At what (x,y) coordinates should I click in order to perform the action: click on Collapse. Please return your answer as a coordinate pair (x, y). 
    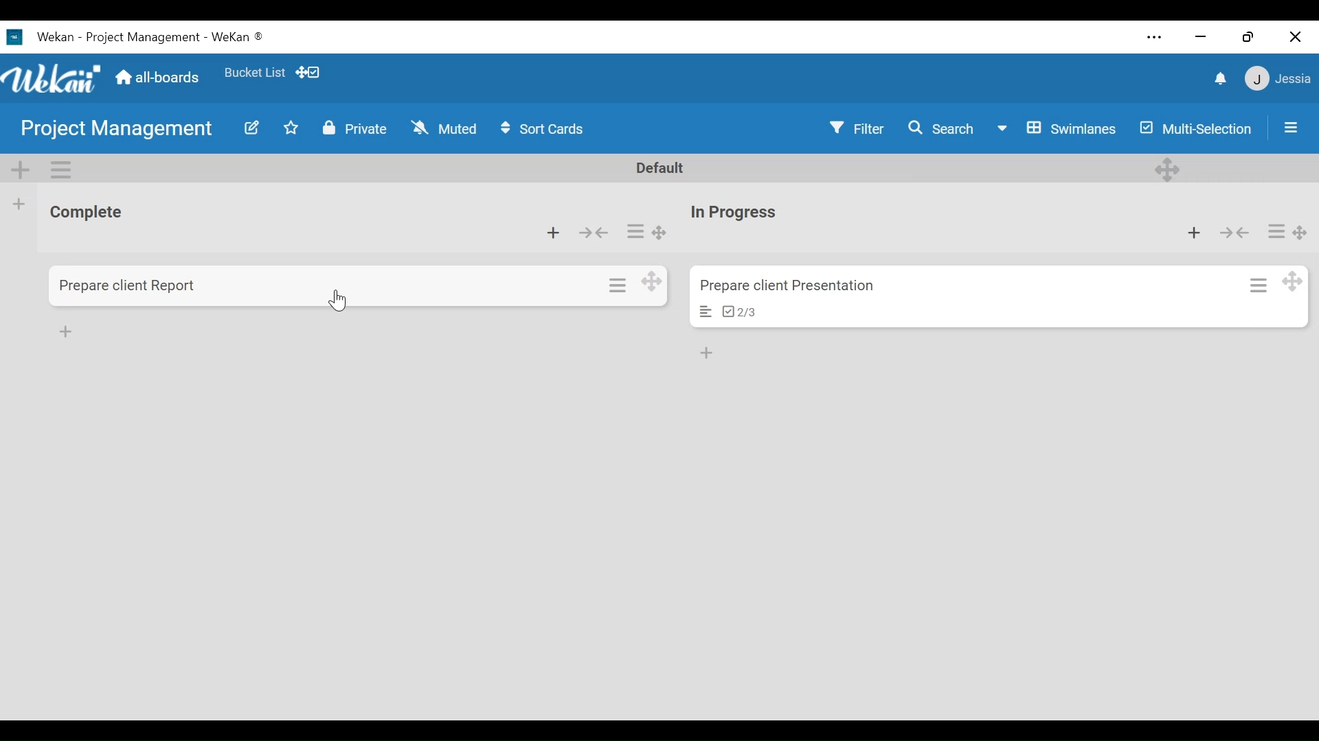
    Looking at the image, I should click on (596, 234).